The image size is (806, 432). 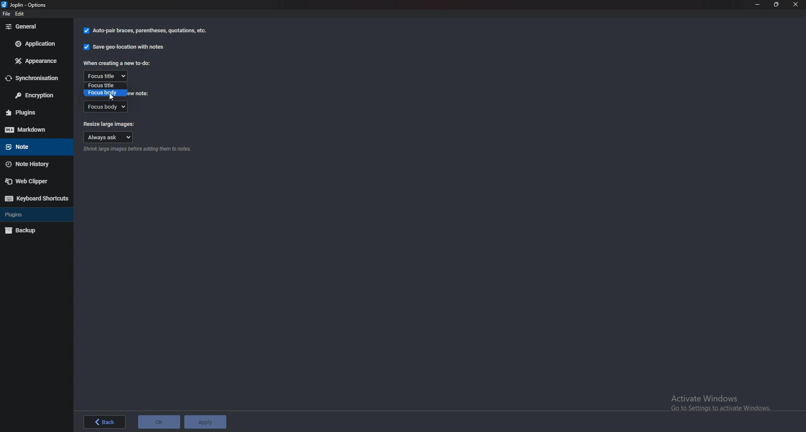 I want to click on Resize large images, so click(x=109, y=123).